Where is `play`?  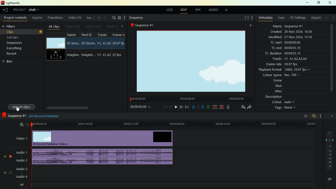
play is located at coordinates (176, 107).